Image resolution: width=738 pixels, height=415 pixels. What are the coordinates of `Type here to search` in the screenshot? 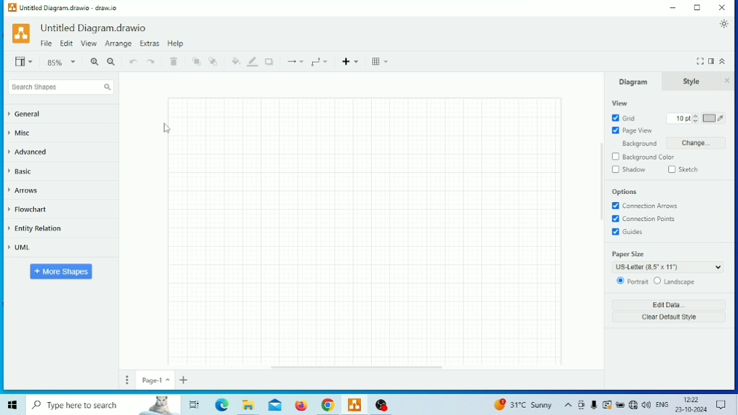 It's located at (104, 405).